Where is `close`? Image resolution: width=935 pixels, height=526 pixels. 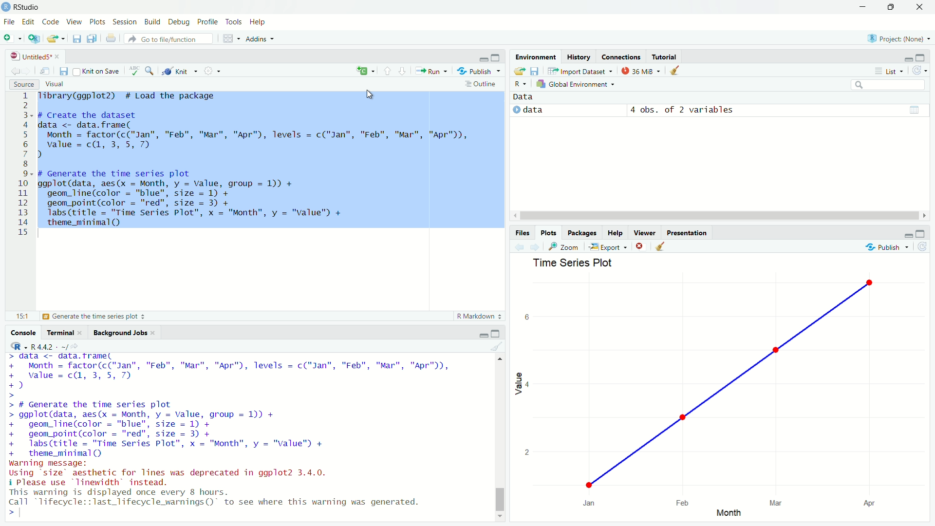 close is located at coordinates (920, 7).